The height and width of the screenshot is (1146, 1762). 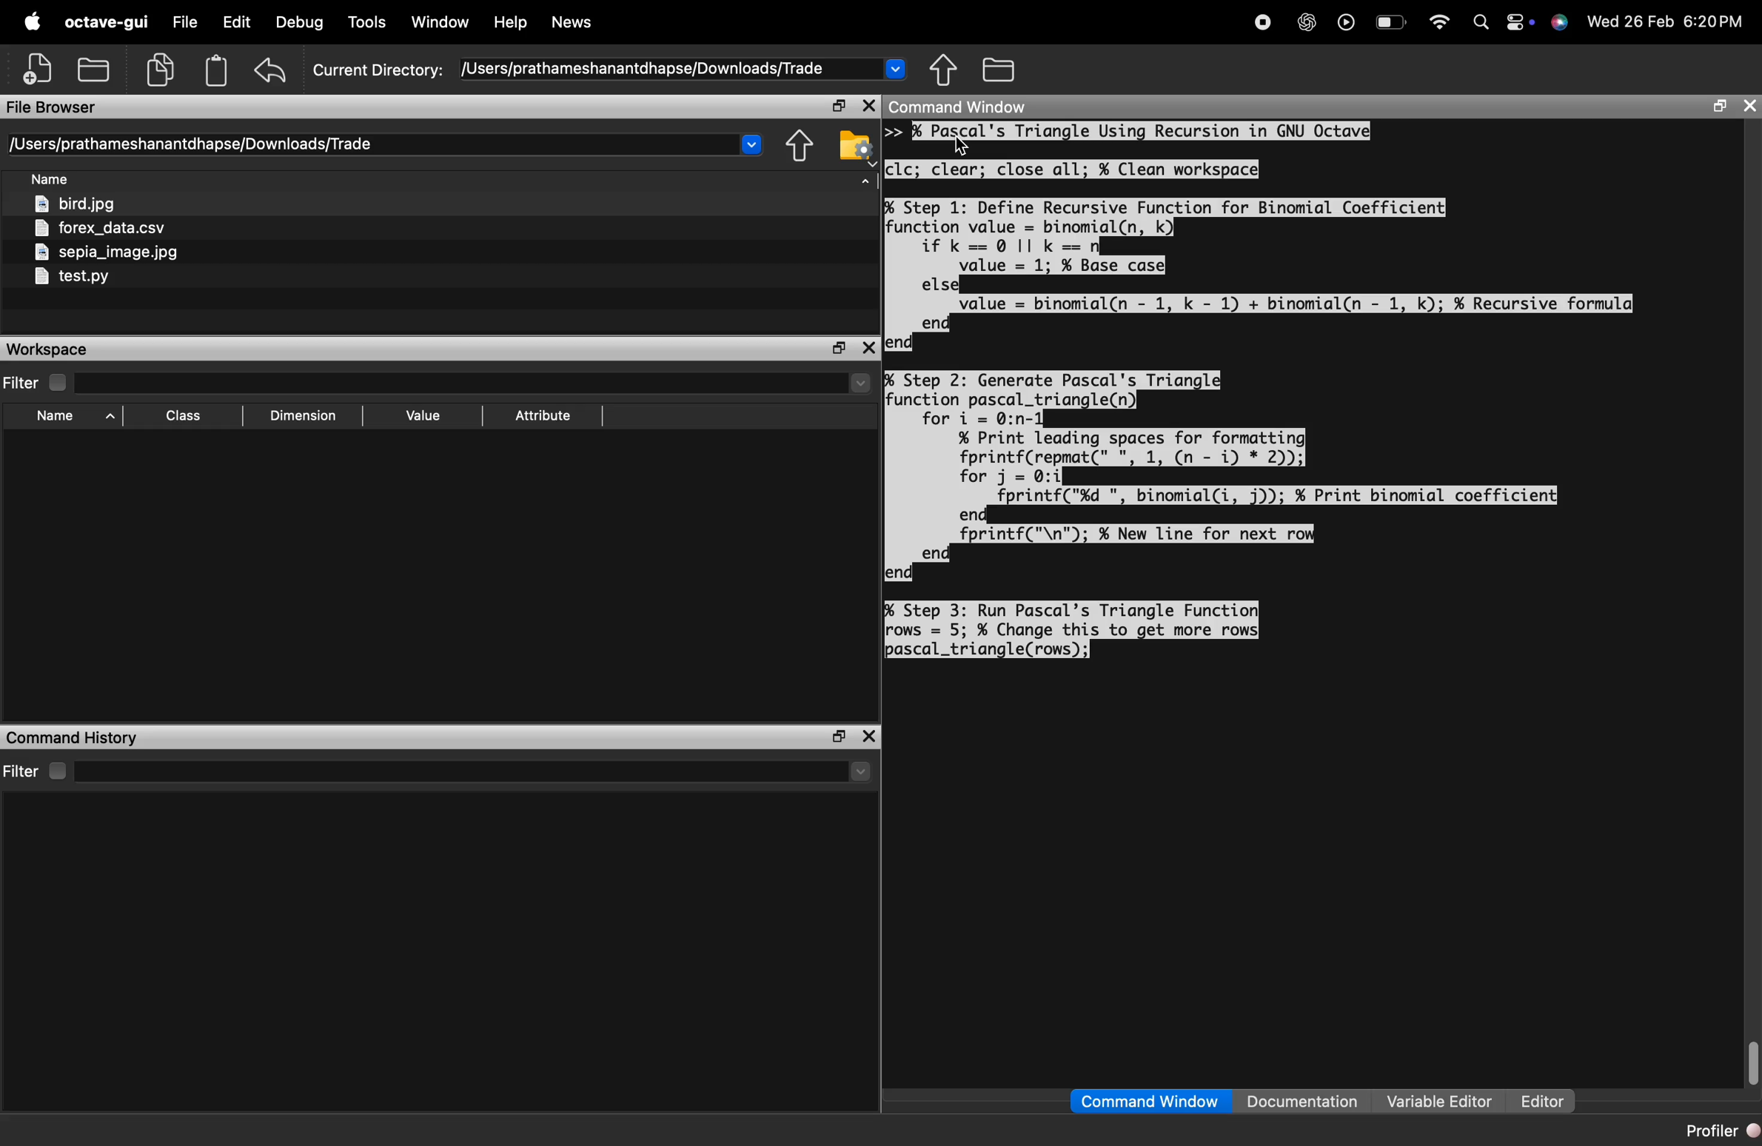 What do you see at coordinates (1721, 1130) in the screenshot?
I see `Profiler` at bounding box center [1721, 1130].